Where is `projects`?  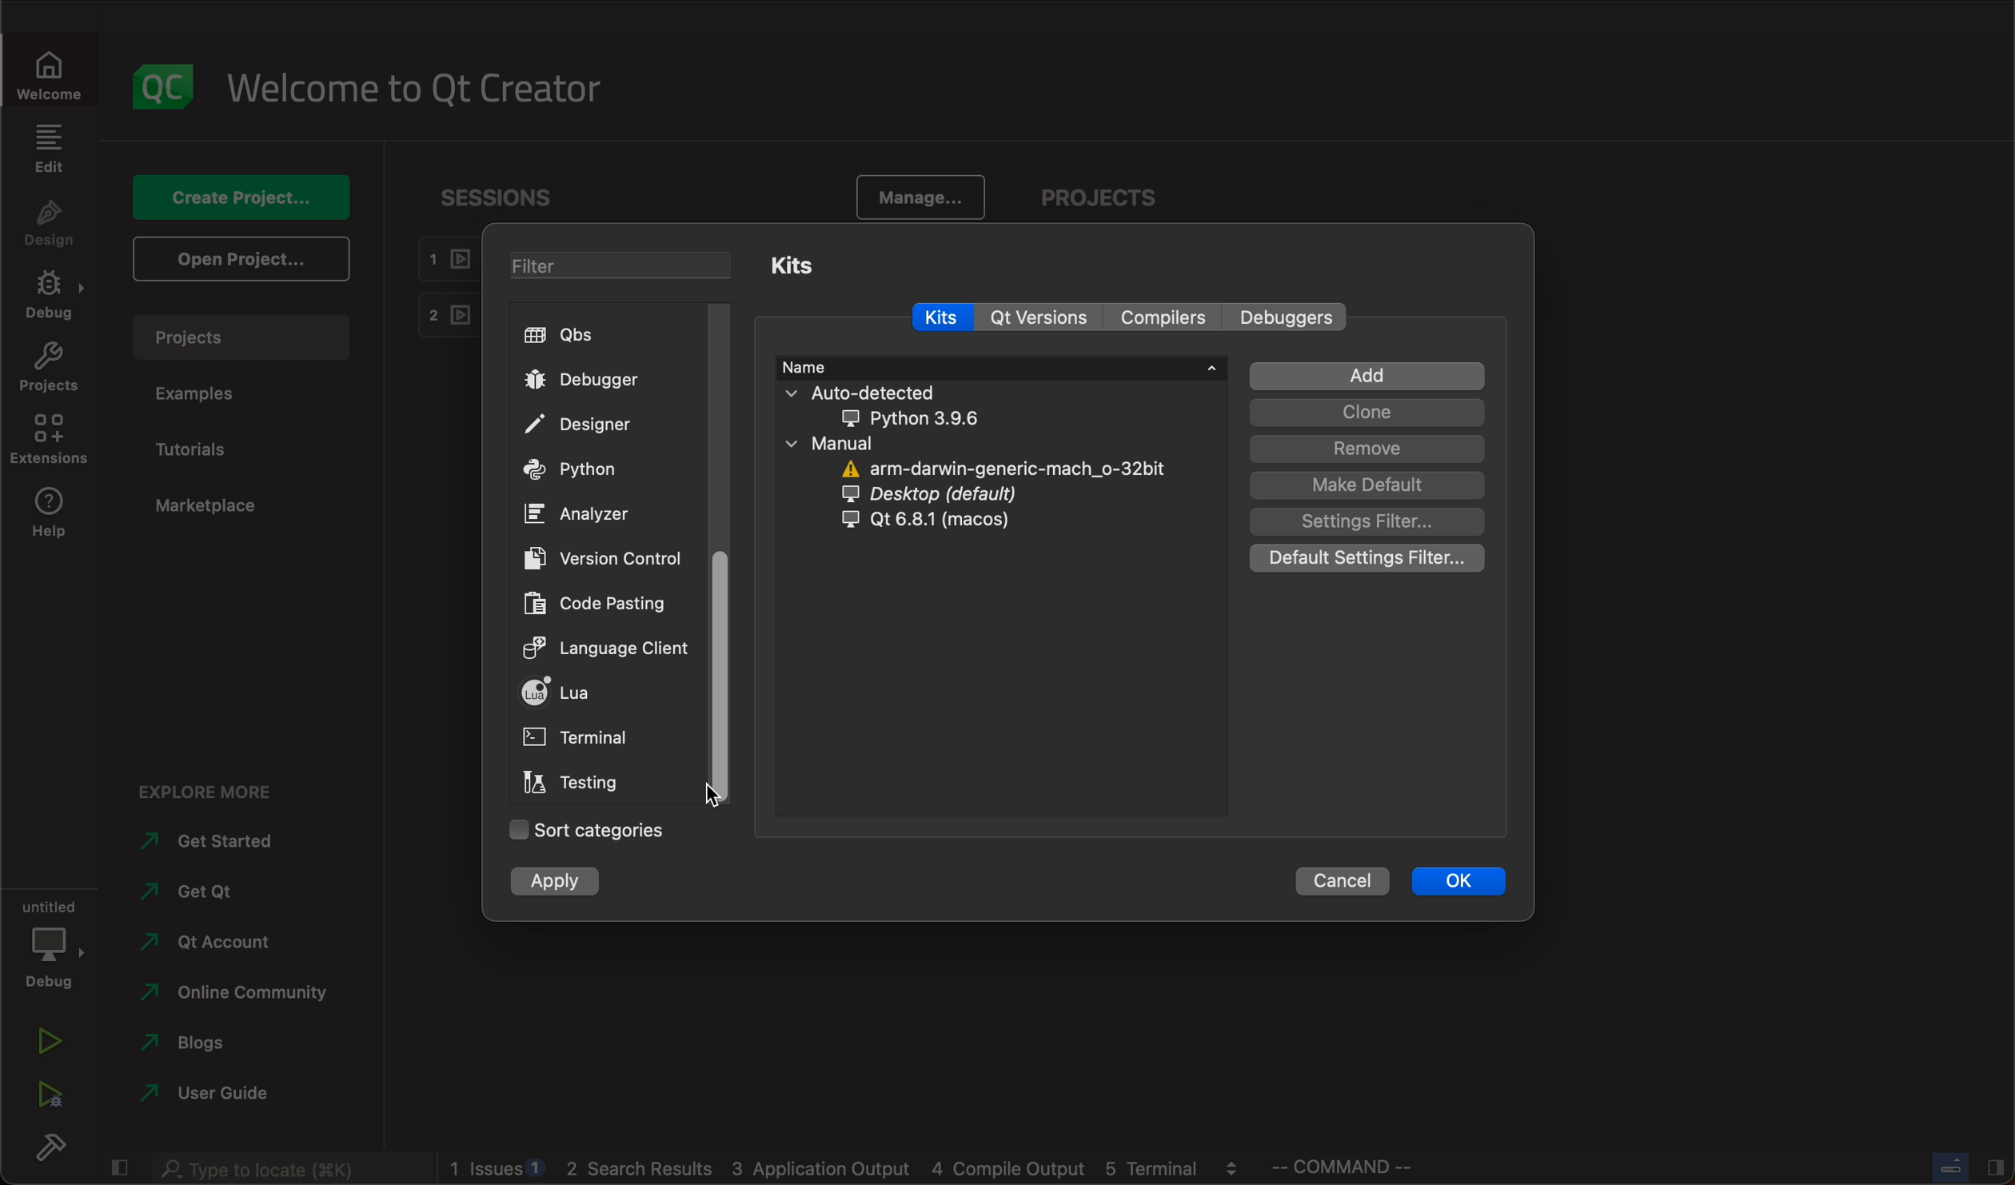
projects is located at coordinates (241, 337).